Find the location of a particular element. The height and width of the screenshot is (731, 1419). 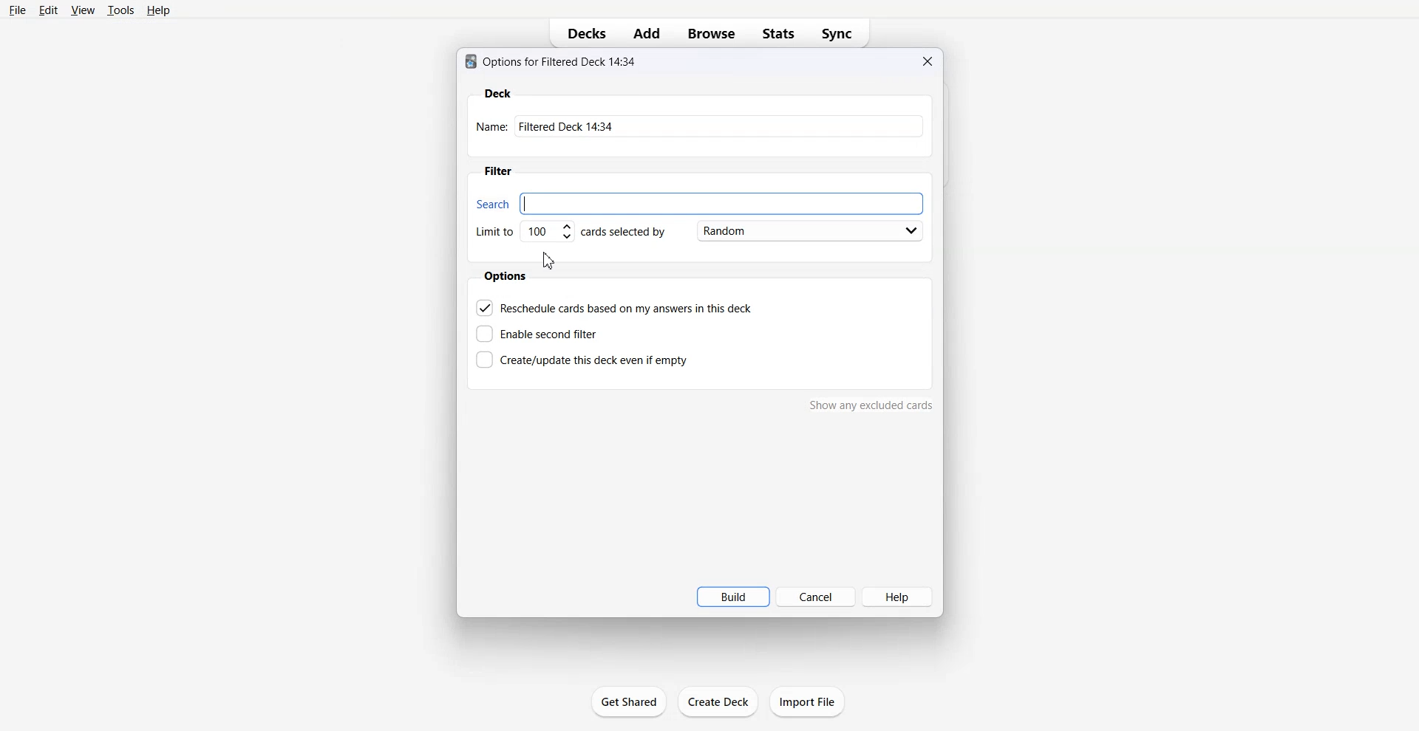

Close is located at coordinates (927, 61).